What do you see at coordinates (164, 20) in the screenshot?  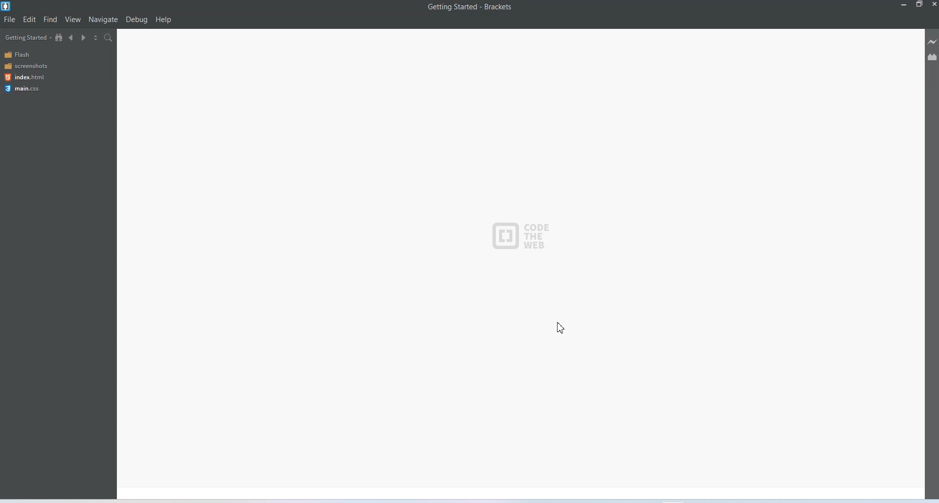 I see `help` at bounding box center [164, 20].